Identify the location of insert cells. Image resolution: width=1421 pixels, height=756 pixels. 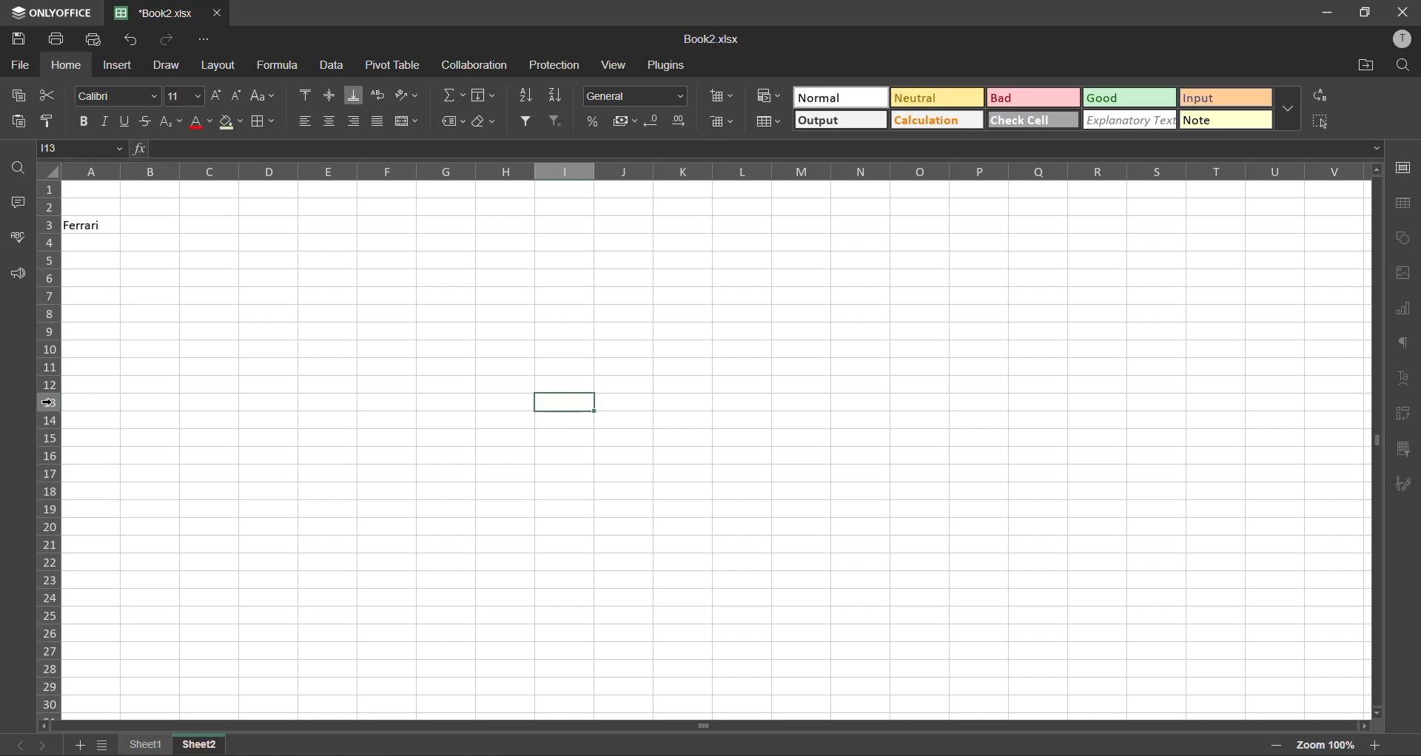
(723, 97).